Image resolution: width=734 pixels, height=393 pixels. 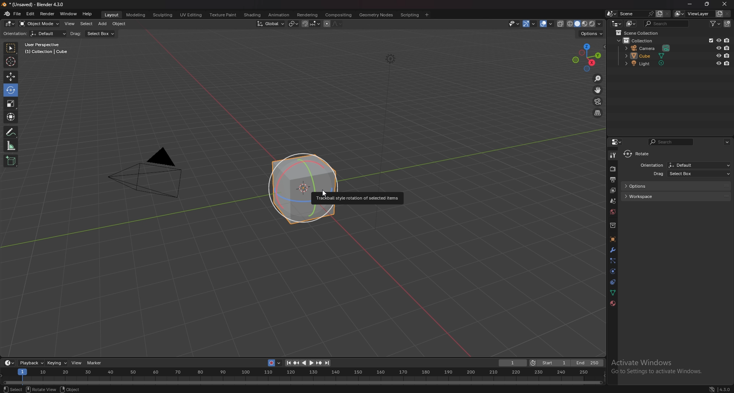 What do you see at coordinates (11, 48) in the screenshot?
I see `selector` at bounding box center [11, 48].